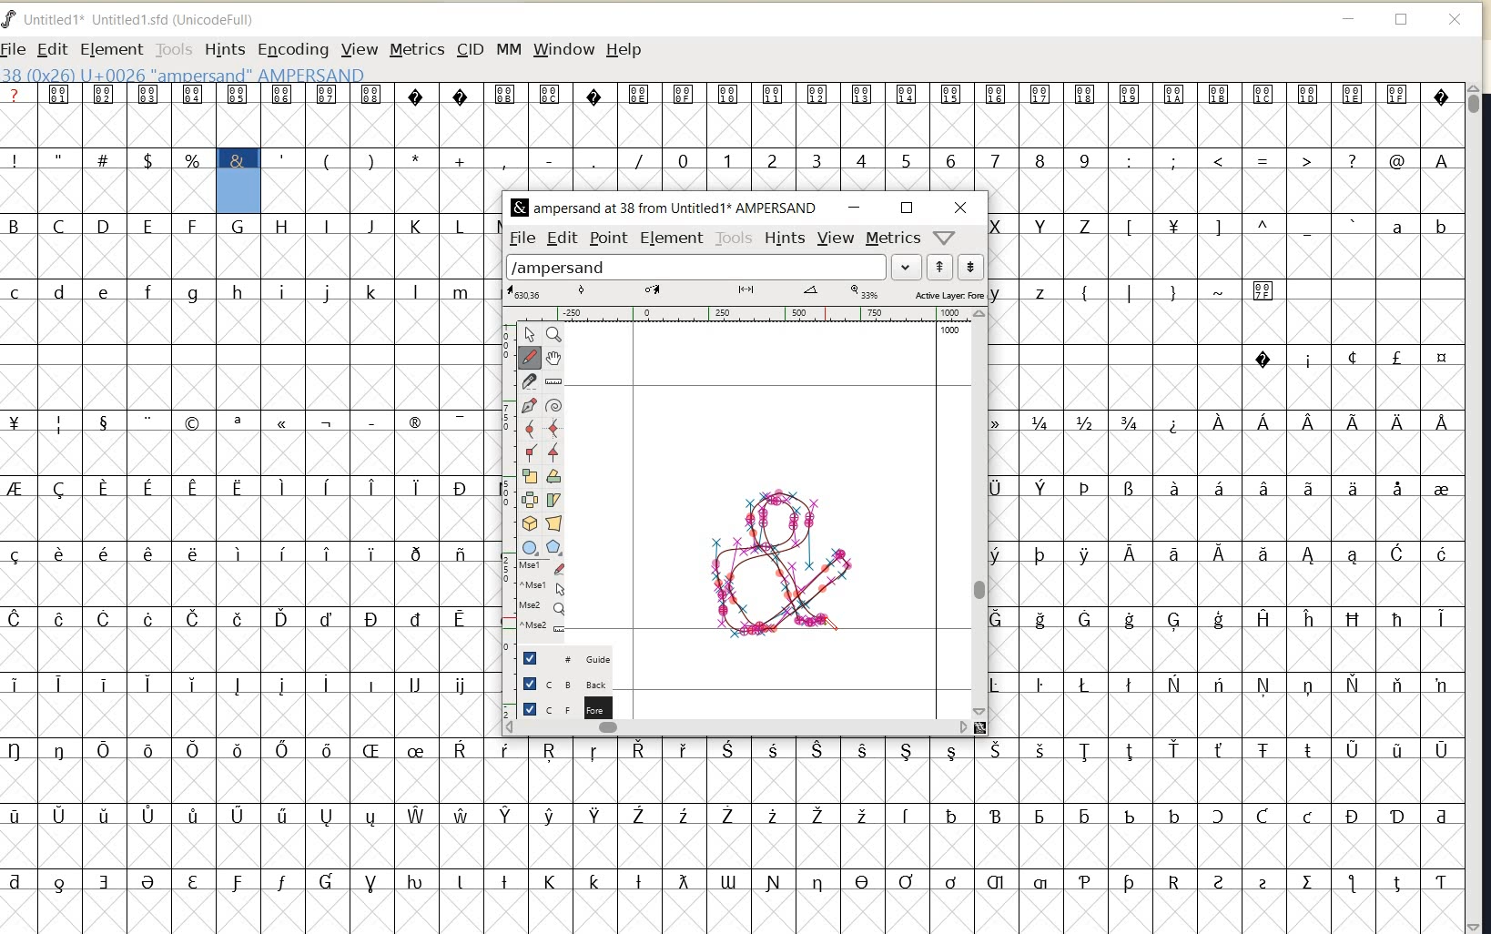 The width and height of the screenshot is (1491, 934). Describe the element at coordinates (108, 49) in the screenshot. I see `ELEMENT` at that location.